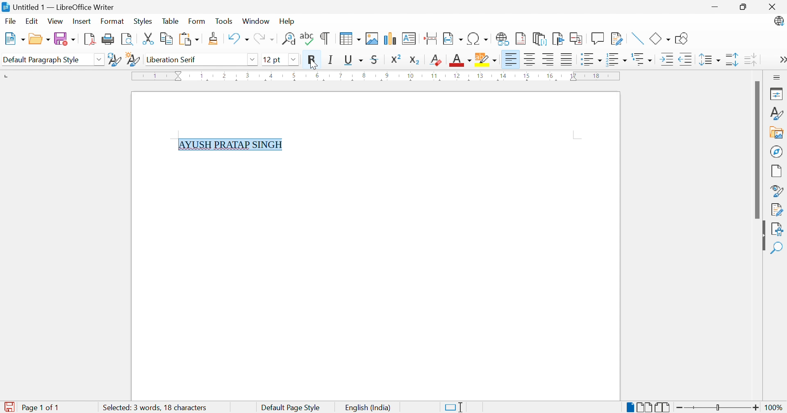 Image resolution: width=787 pixels, height=413 pixels. I want to click on Multiple-page View, so click(646, 406).